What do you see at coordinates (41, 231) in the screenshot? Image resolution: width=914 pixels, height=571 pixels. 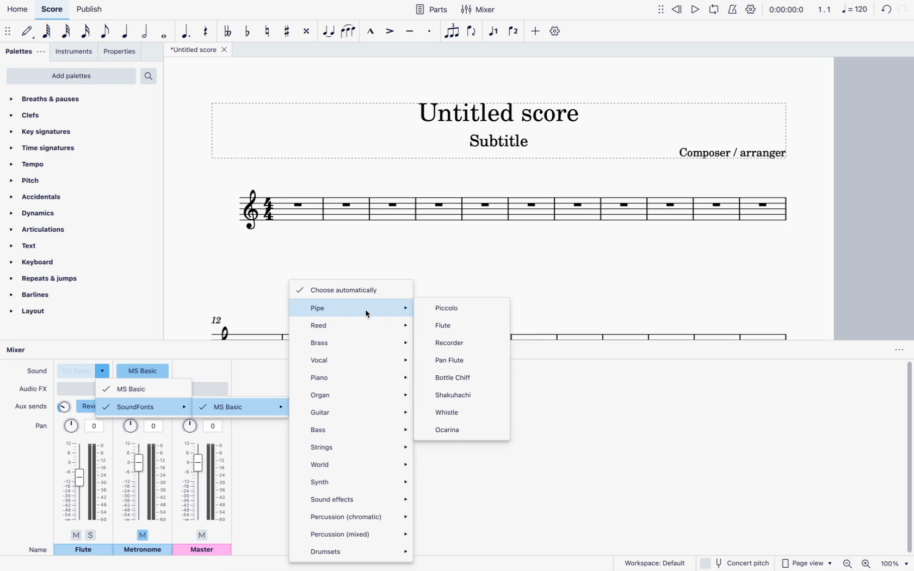 I see `articulations` at bounding box center [41, 231].